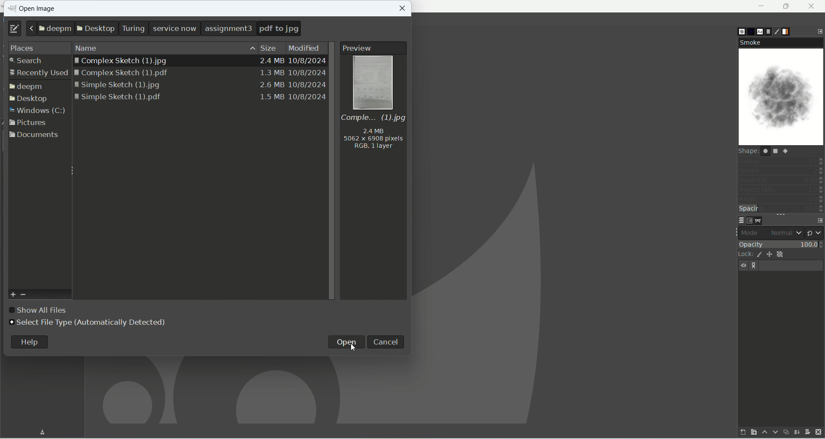  What do you see at coordinates (43, 430) in the screenshot?
I see `Download` at bounding box center [43, 430].